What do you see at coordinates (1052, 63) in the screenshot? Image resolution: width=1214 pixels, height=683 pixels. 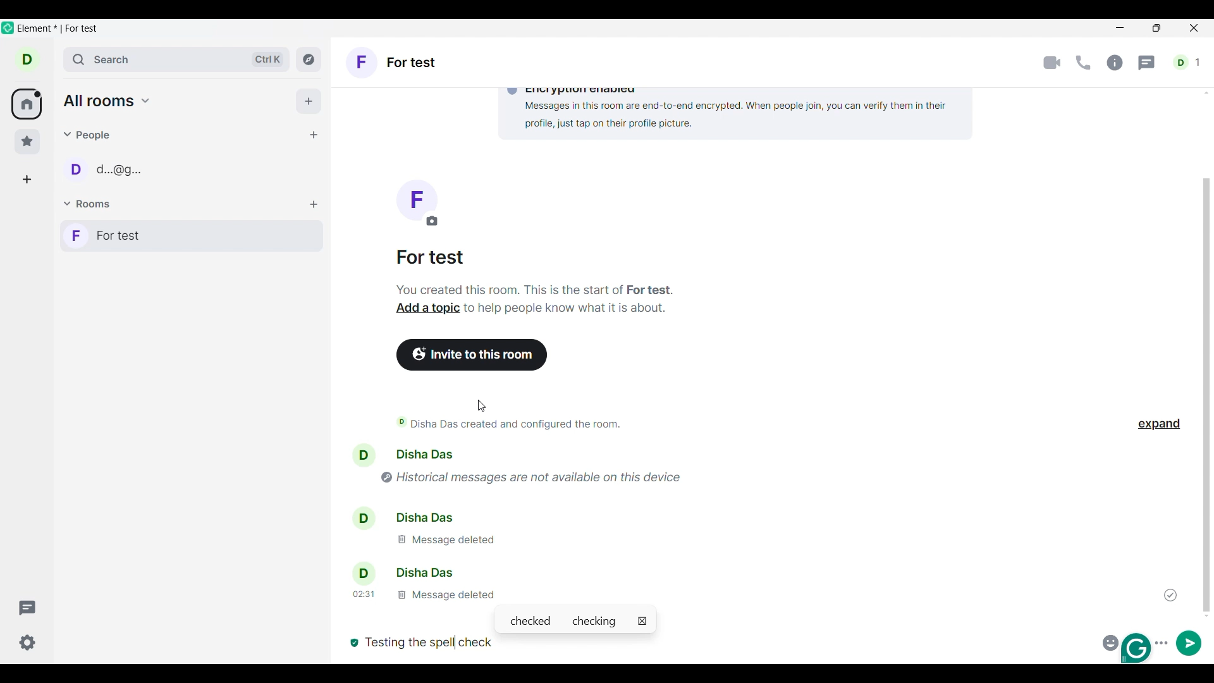 I see `Video call` at bounding box center [1052, 63].